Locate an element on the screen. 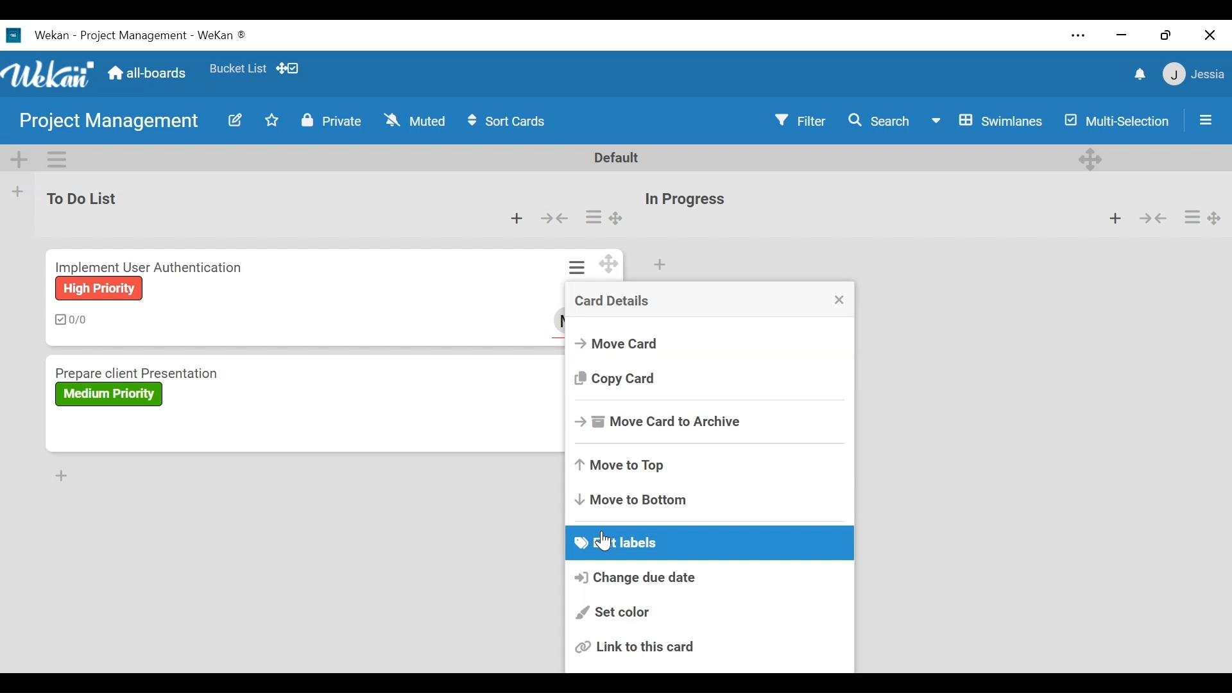  Edit is located at coordinates (235, 120).